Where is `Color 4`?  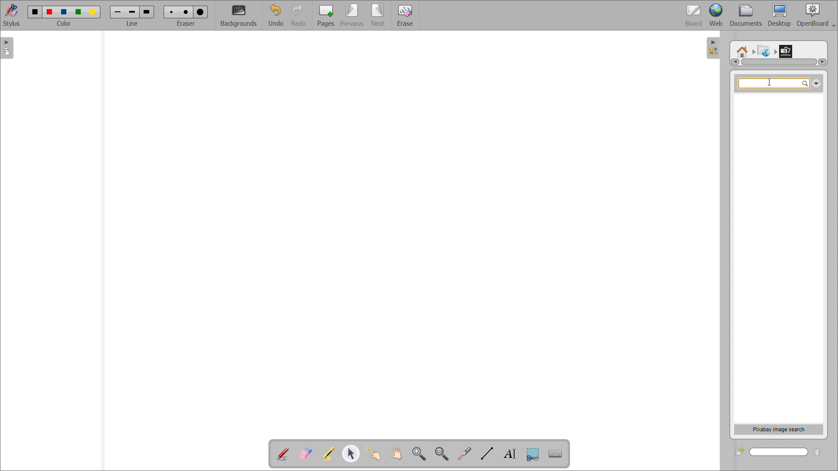 Color 4 is located at coordinates (79, 12).